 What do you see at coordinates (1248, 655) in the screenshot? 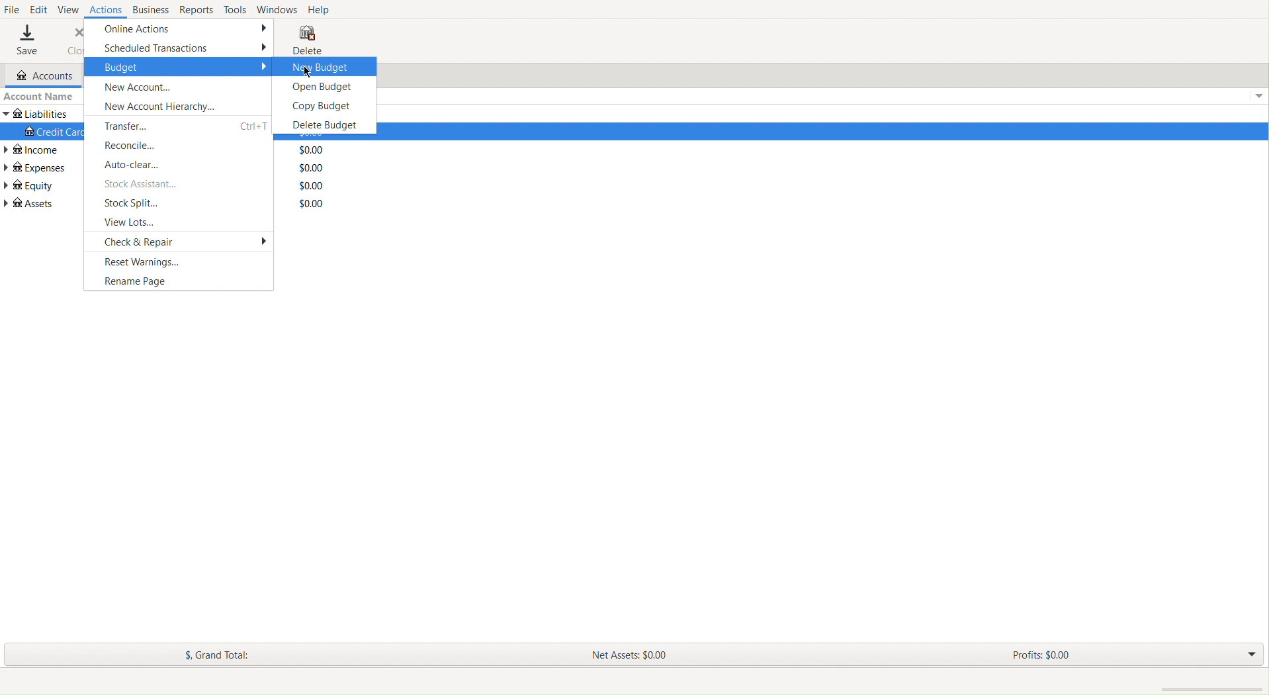
I see `Drop Down` at bounding box center [1248, 655].